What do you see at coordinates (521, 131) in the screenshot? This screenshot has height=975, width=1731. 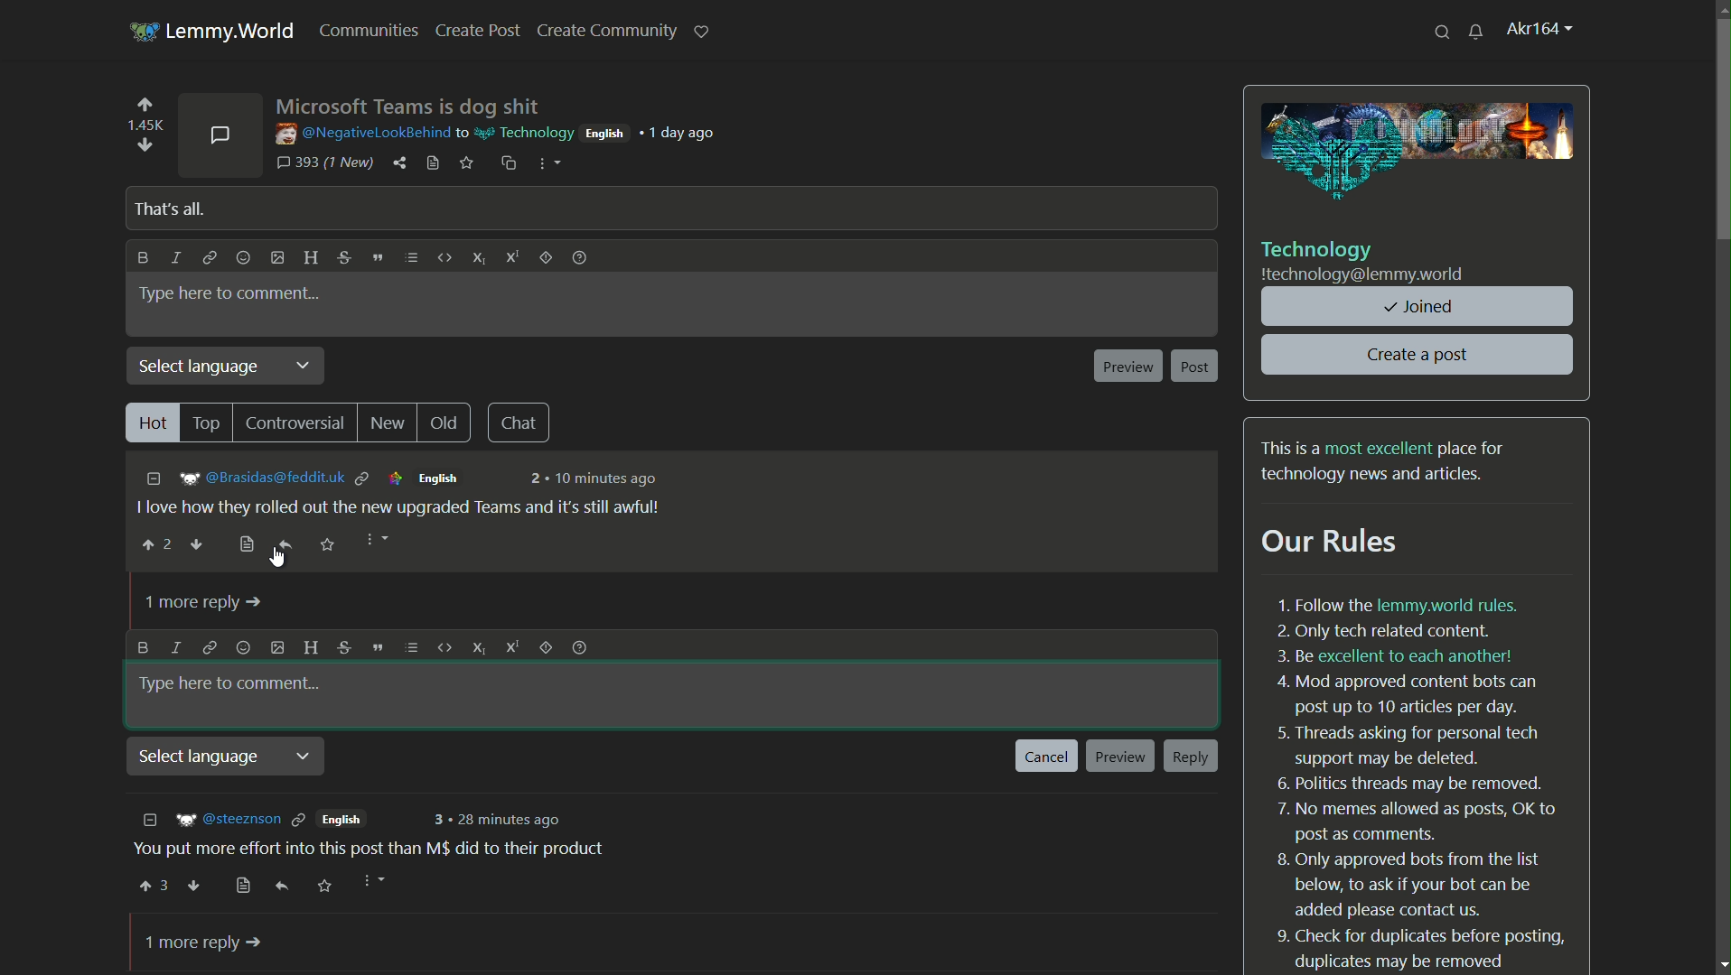 I see `community name` at bounding box center [521, 131].